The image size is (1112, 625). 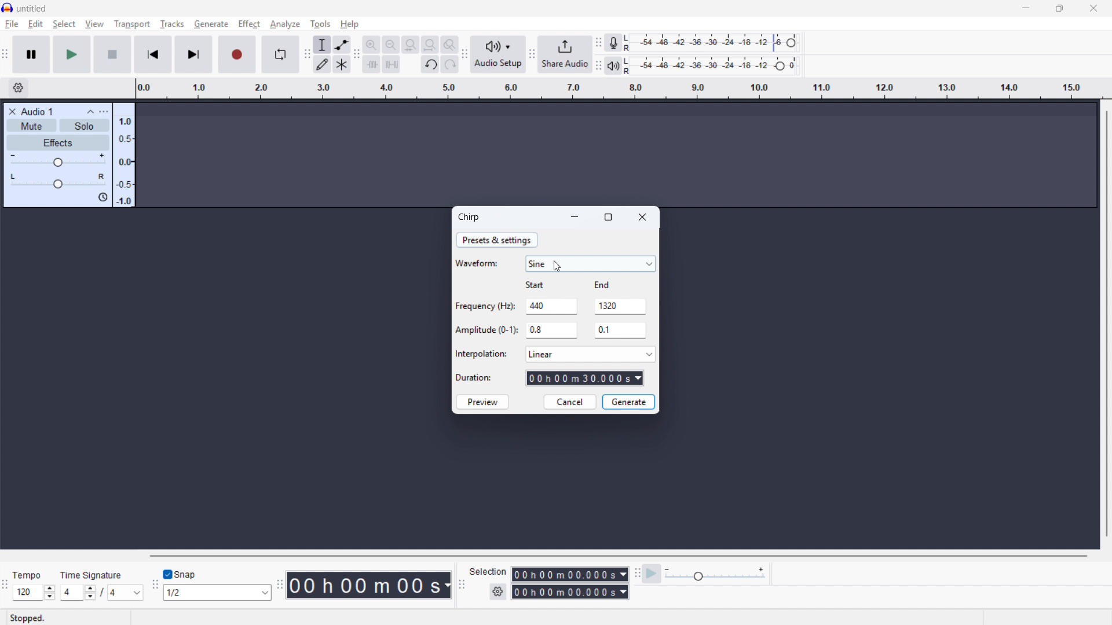 What do you see at coordinates (536, 285) in the screenshot?
I see `start` at bounding box center [536, 285].